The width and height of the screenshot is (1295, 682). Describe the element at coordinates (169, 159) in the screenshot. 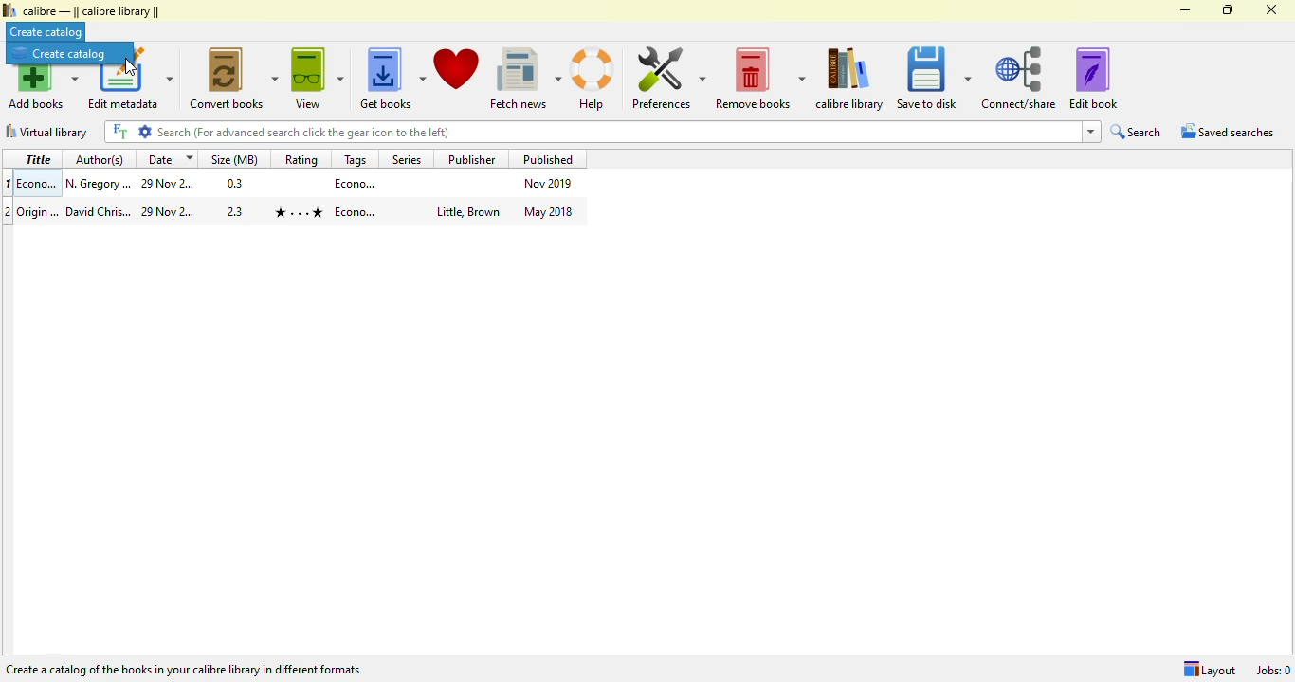

I see `date` at that location.